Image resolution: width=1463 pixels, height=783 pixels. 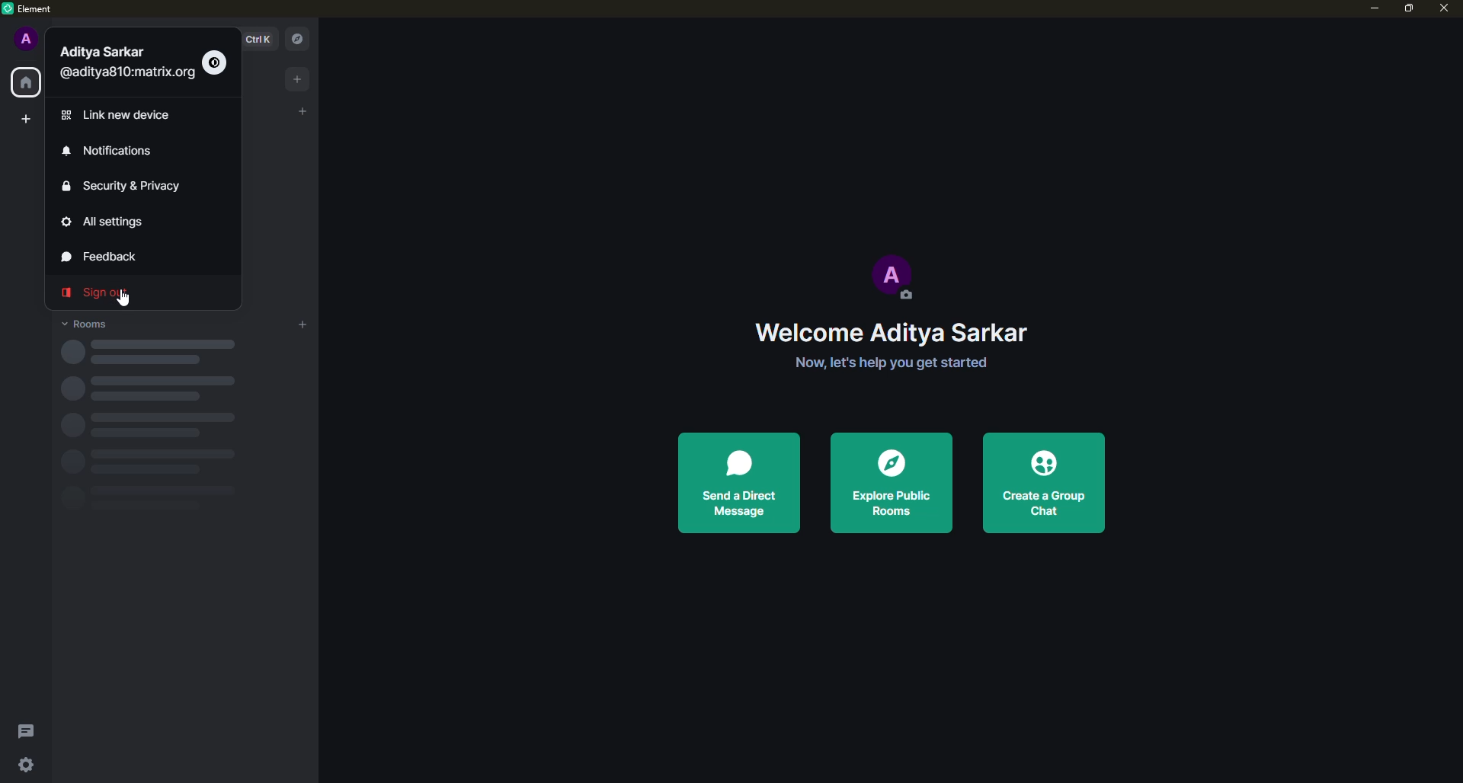 What do you see at coordinates (899, 334) in the screenshot?
I see `Welcome Aditya Sarkar` at bounding box center [899, 334].